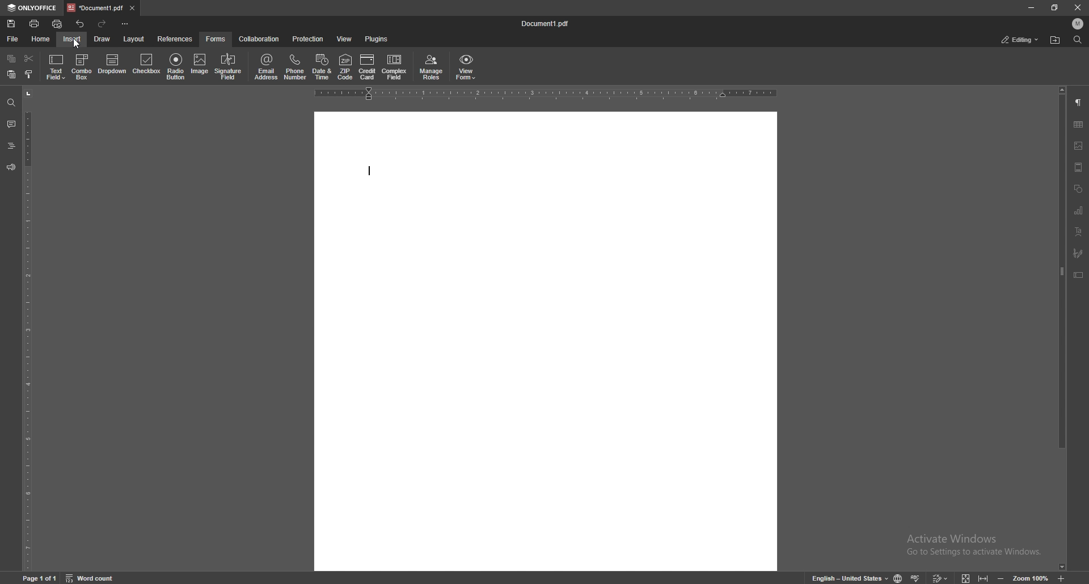 The image size is (1089, 584). I want to click on save, so click(11, 24).